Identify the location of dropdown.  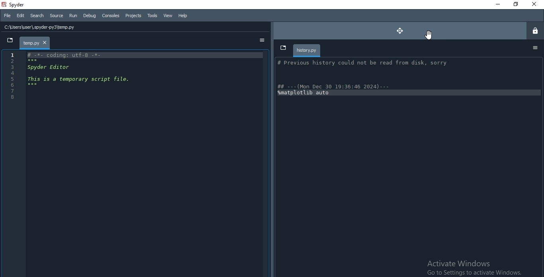
(283, 47).